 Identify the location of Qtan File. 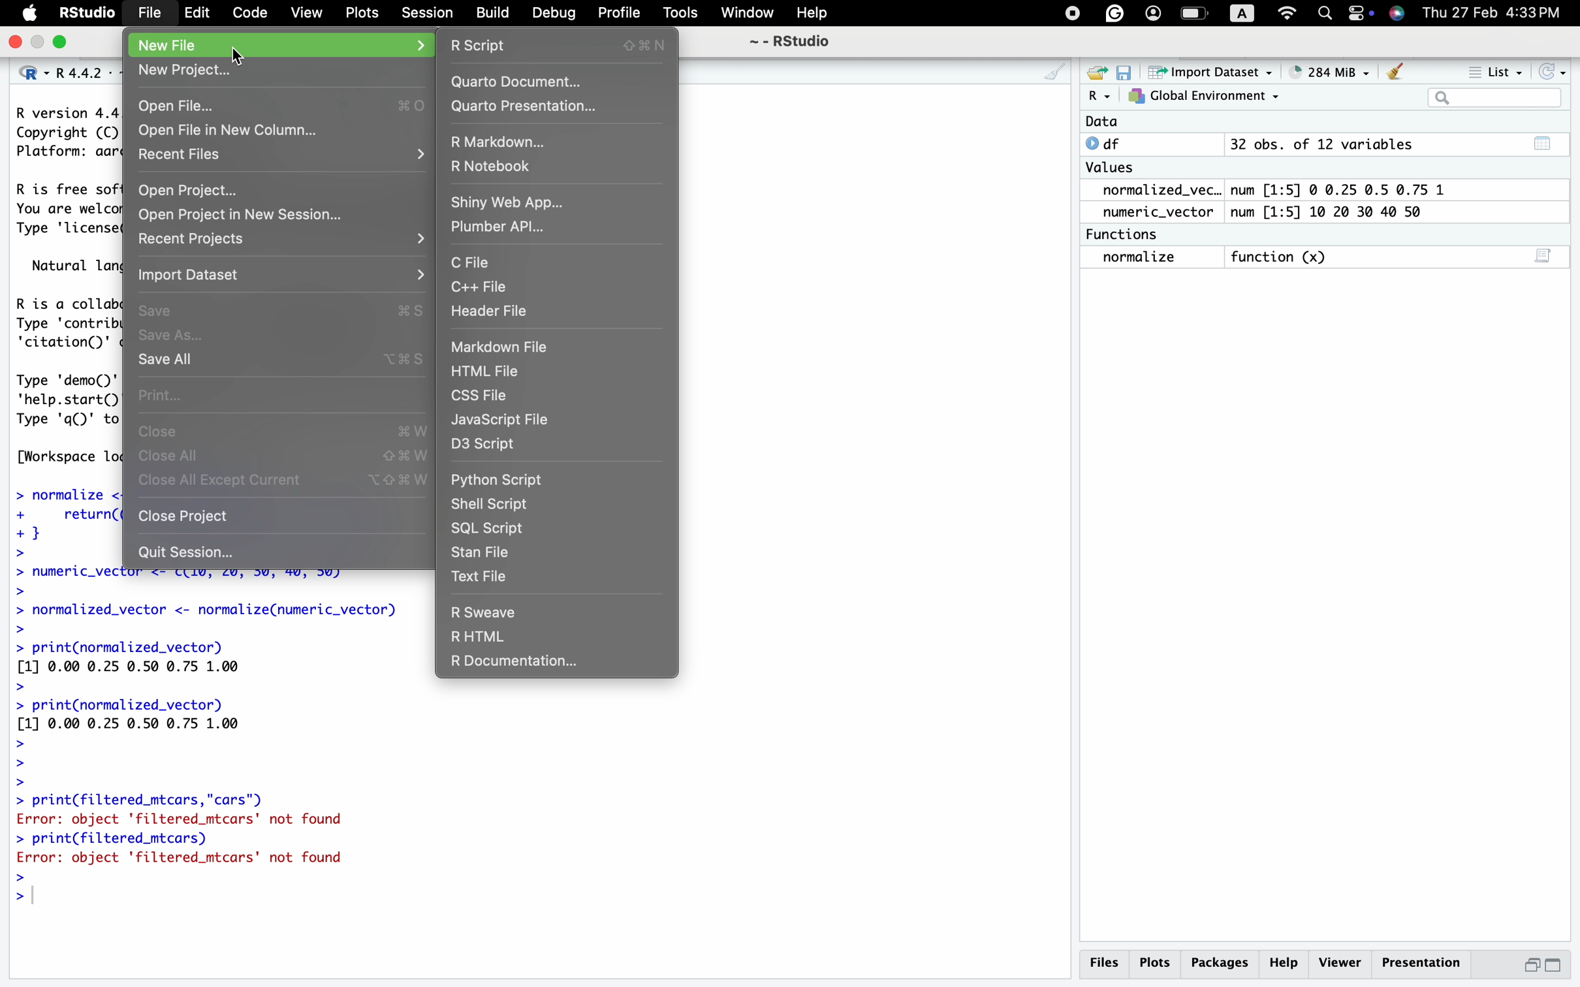
(490, 552).